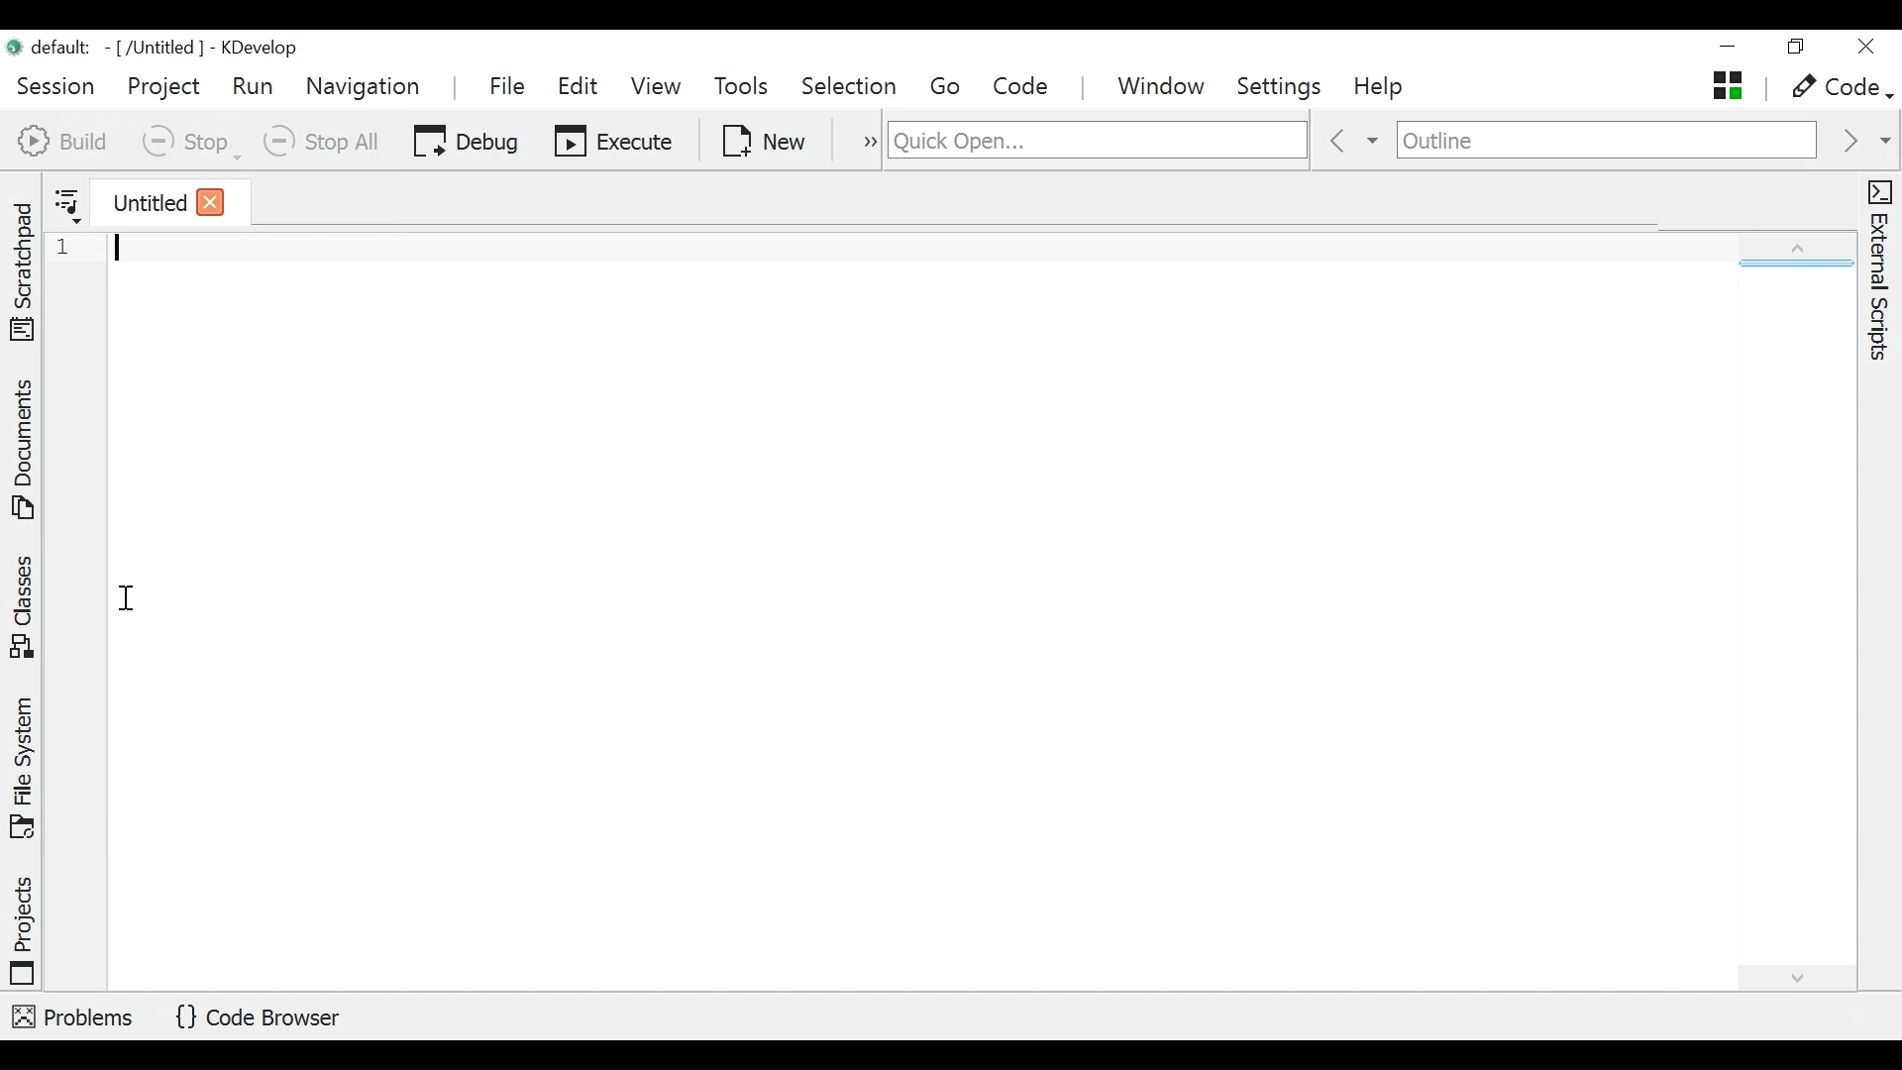 The width and height of the screenshot is (1902, 1070). Describe the element at coordinates (20, 616) in the screenshot. I see `Classes` at that location.